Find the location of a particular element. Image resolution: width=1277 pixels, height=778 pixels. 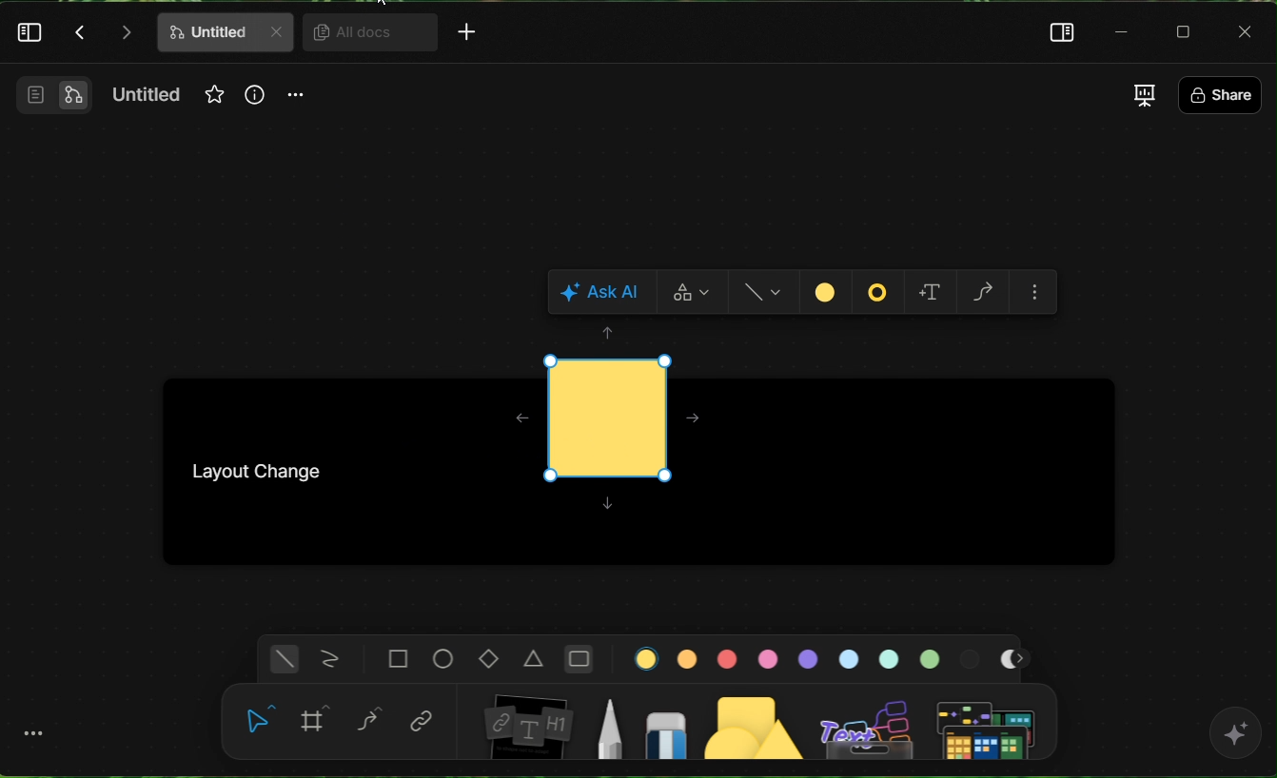

info is located at coordinates (253, 104).